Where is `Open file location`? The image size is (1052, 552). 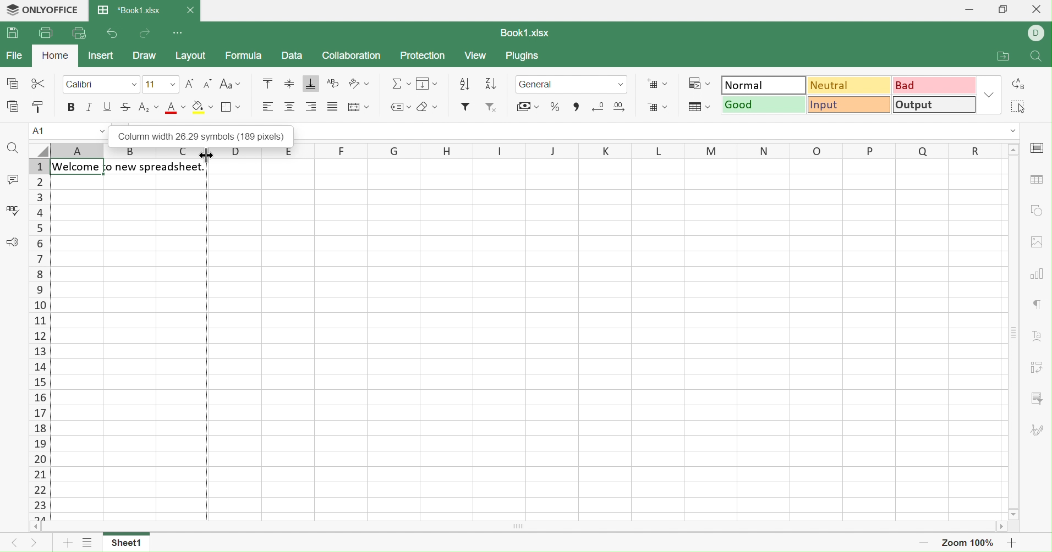 Open file location is located at coordinates (1002, 56).